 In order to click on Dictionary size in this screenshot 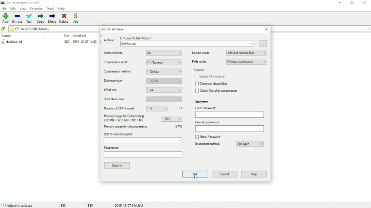, I will do `click(121, 81)`.